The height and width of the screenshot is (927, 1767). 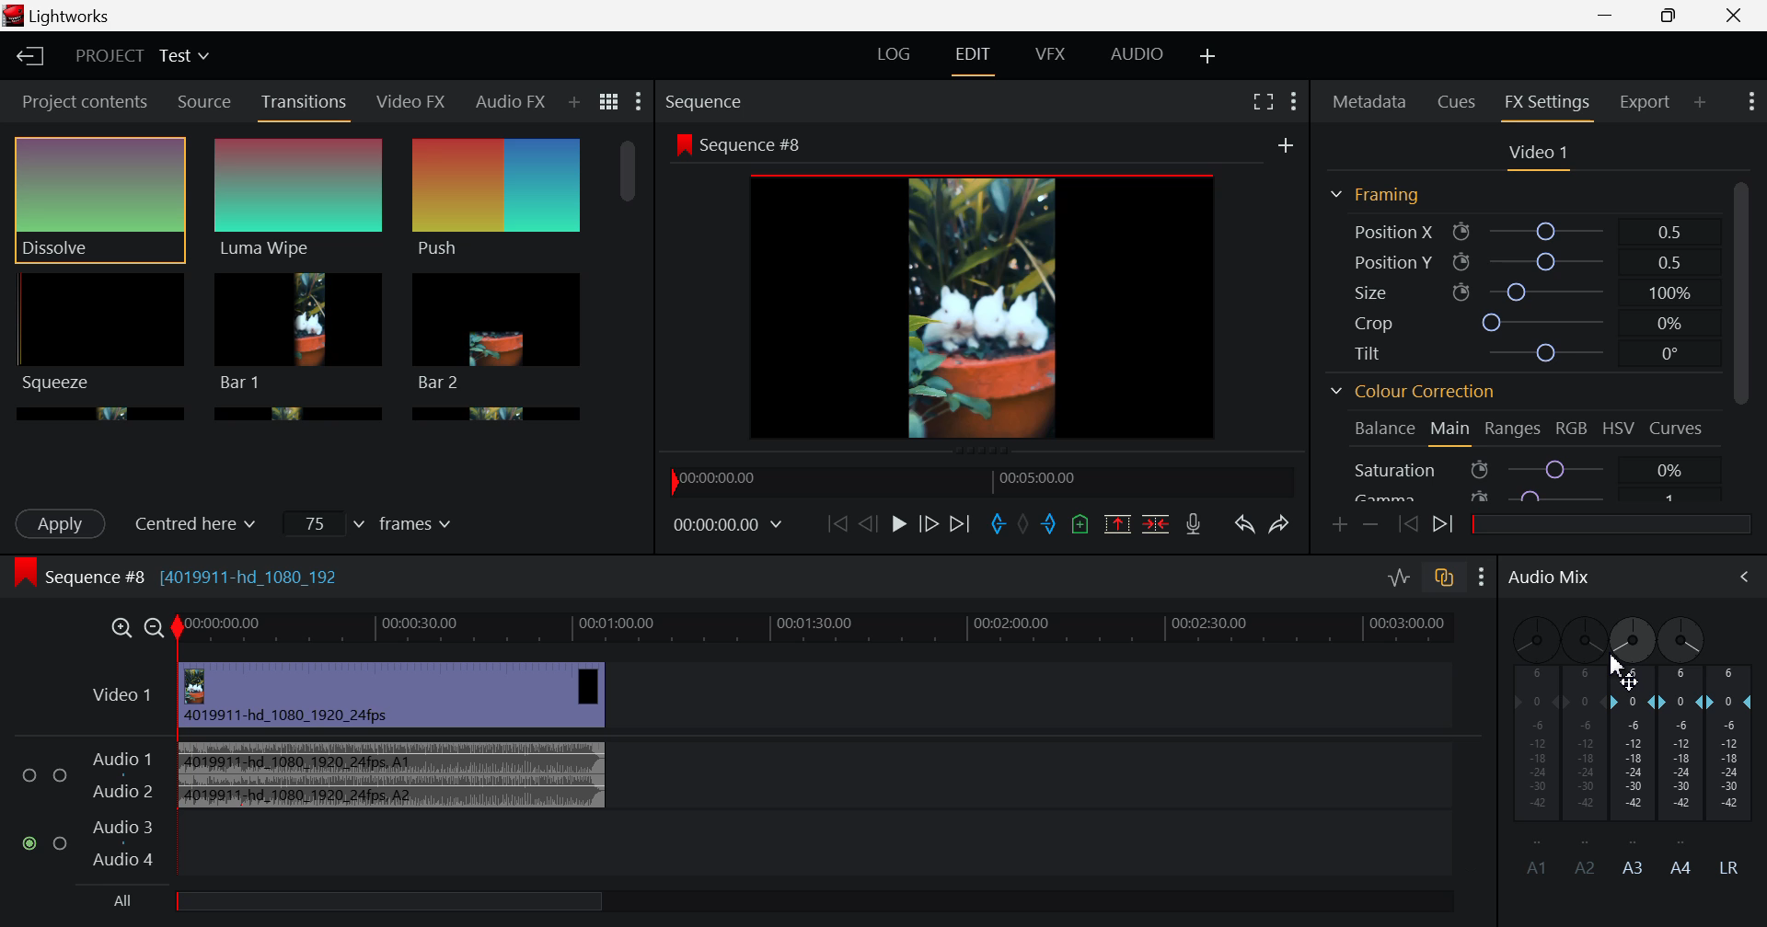 I want to click on Show Settings, so click(x=1750, y=104).